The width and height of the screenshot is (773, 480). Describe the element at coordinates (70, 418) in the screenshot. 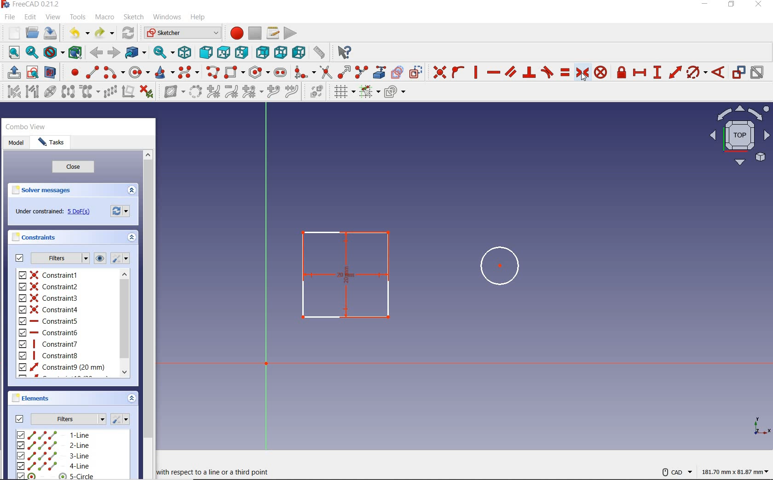

I see `Filters` at that location.